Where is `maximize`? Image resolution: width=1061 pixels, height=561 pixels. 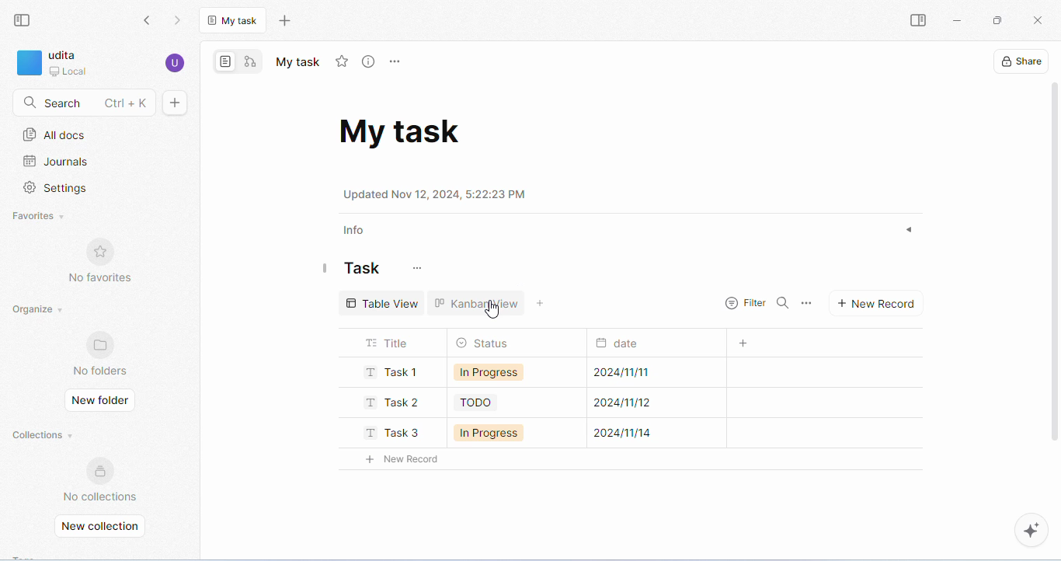 maximize is located at coordinates (998, 22).